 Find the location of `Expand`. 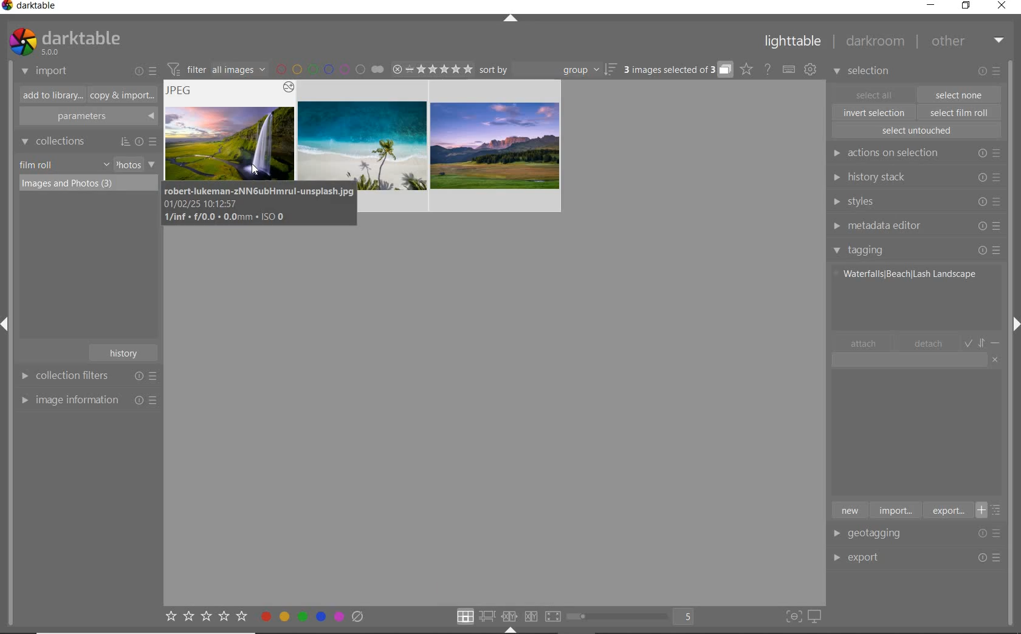

Expand is located at coordinates (1014, 321).